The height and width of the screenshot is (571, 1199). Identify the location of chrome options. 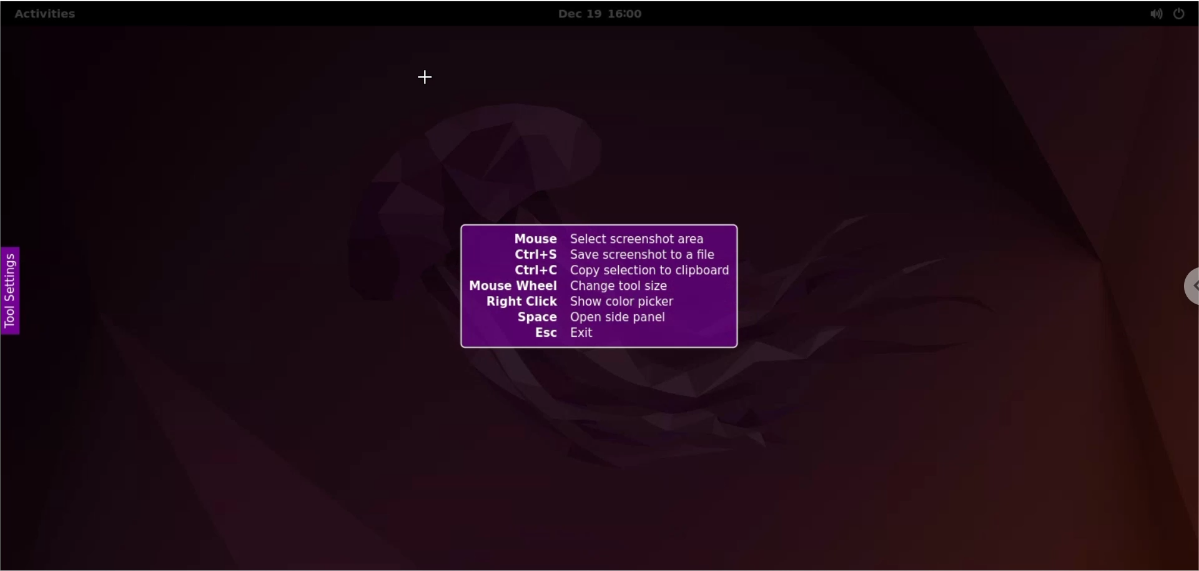
(1178, 293).